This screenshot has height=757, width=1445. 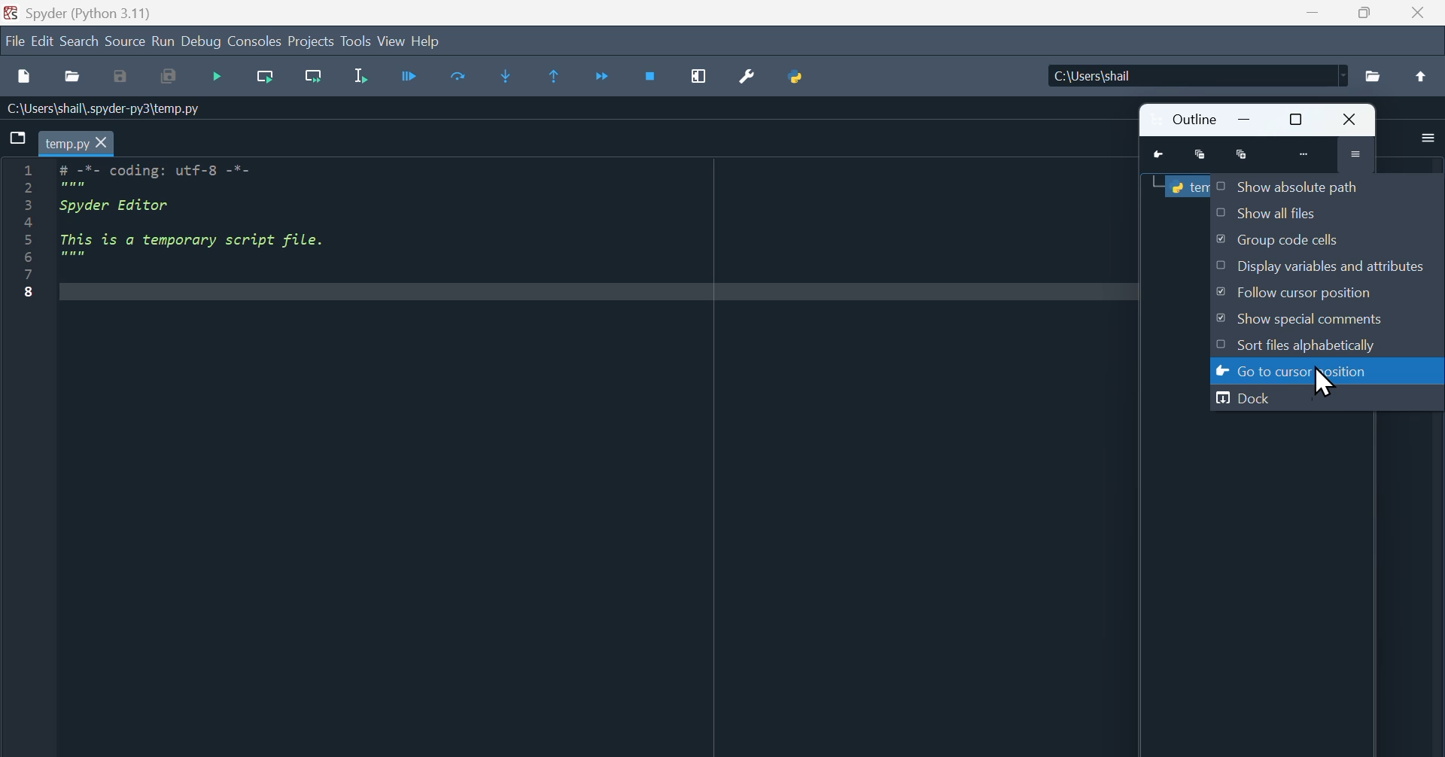 I want to click on Search, so click(x=81, y=39).